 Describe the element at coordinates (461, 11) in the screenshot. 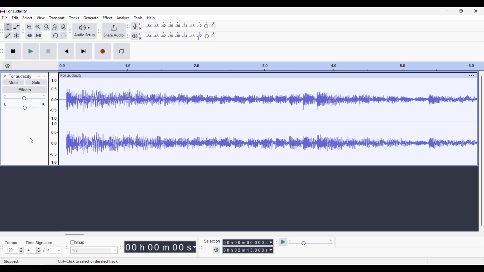

I see `Show in smaller tab` at that location.